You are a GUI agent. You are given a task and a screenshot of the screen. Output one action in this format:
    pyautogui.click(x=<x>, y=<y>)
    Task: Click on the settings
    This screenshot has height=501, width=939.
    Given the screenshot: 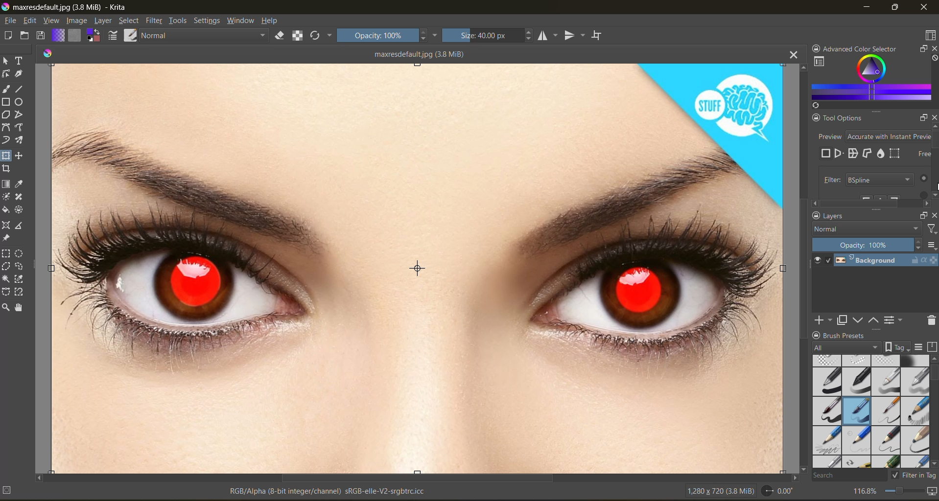 What is the action you would take?
    pyautogui.click(x=208, y=21)
    